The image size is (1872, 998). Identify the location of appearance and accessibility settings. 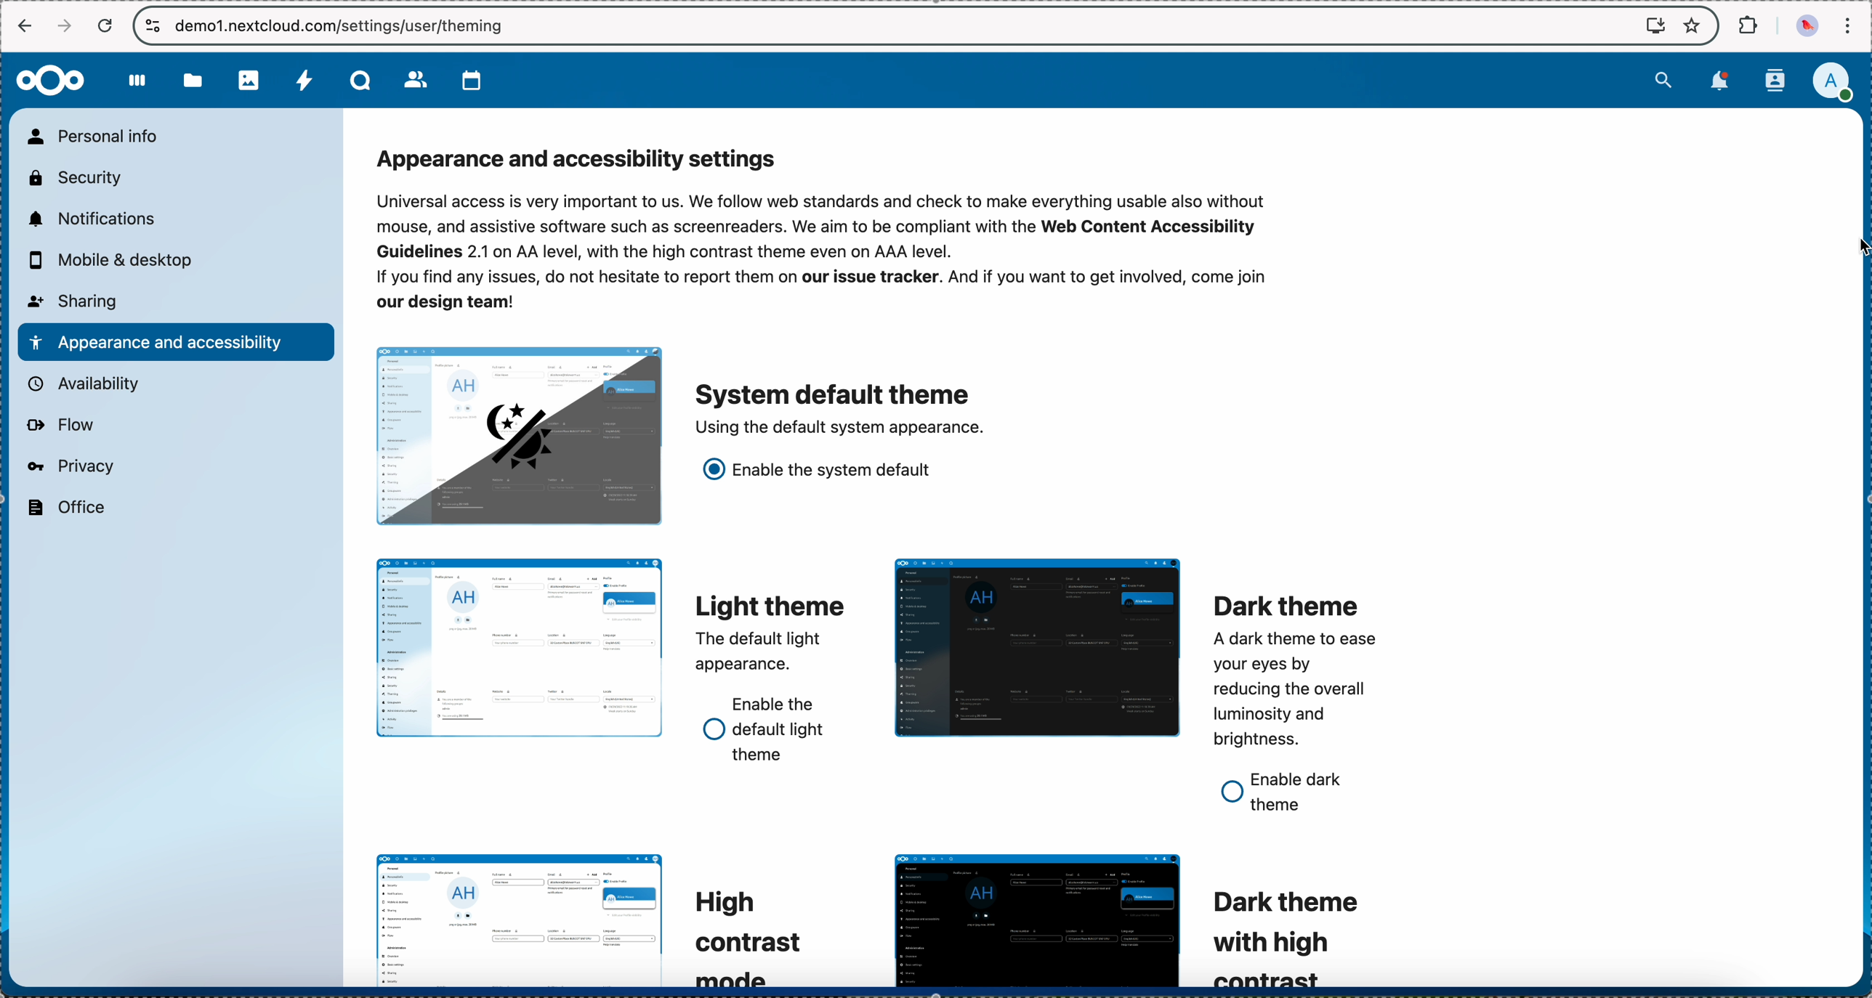
(584, 160).